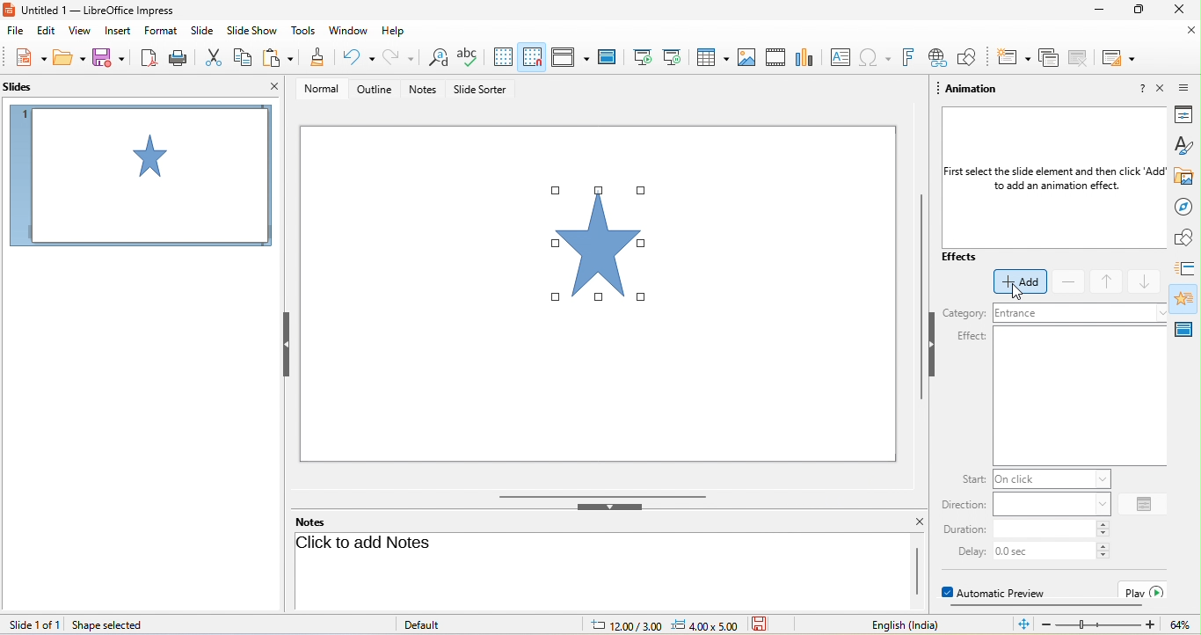 The image size is (1201, 635). Describe the element at coordinates (568, 56) in the screenshot. I see `display view` at that location.